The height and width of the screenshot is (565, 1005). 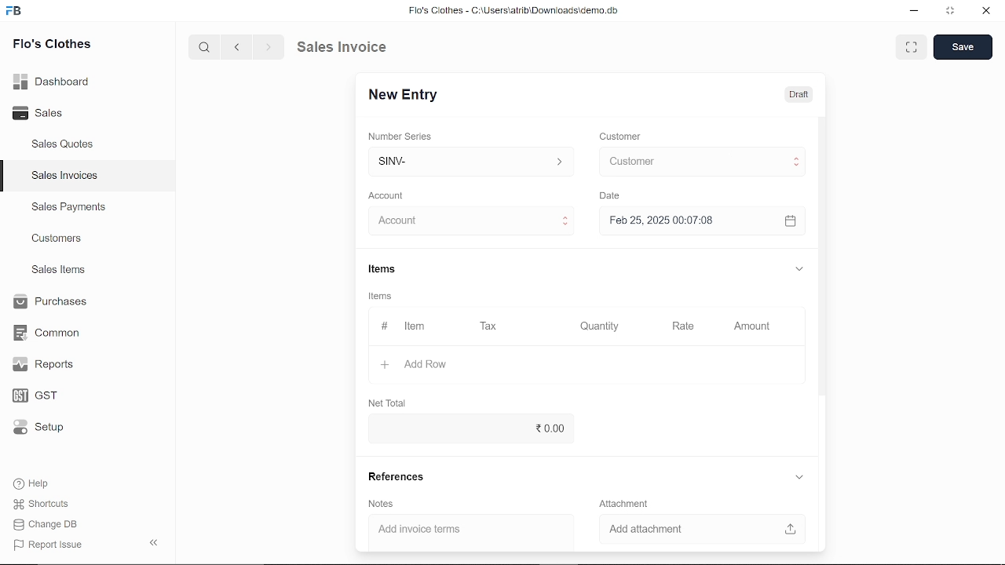 I want to click on Attachment, so click(x=627, y=504).